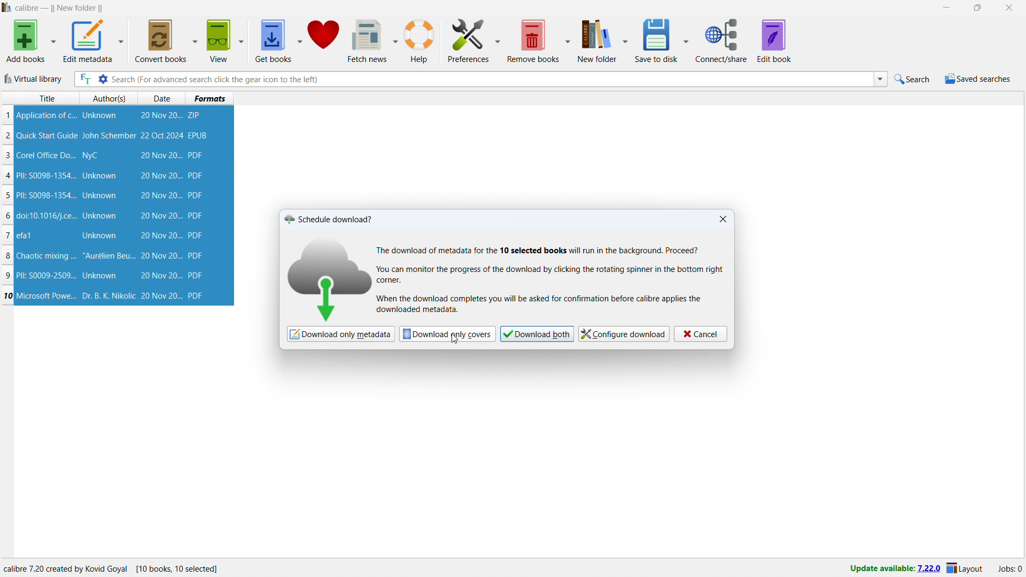 The width and height of the screenshot is (1026, 577). I want to click on edit book, so click(775, 41).